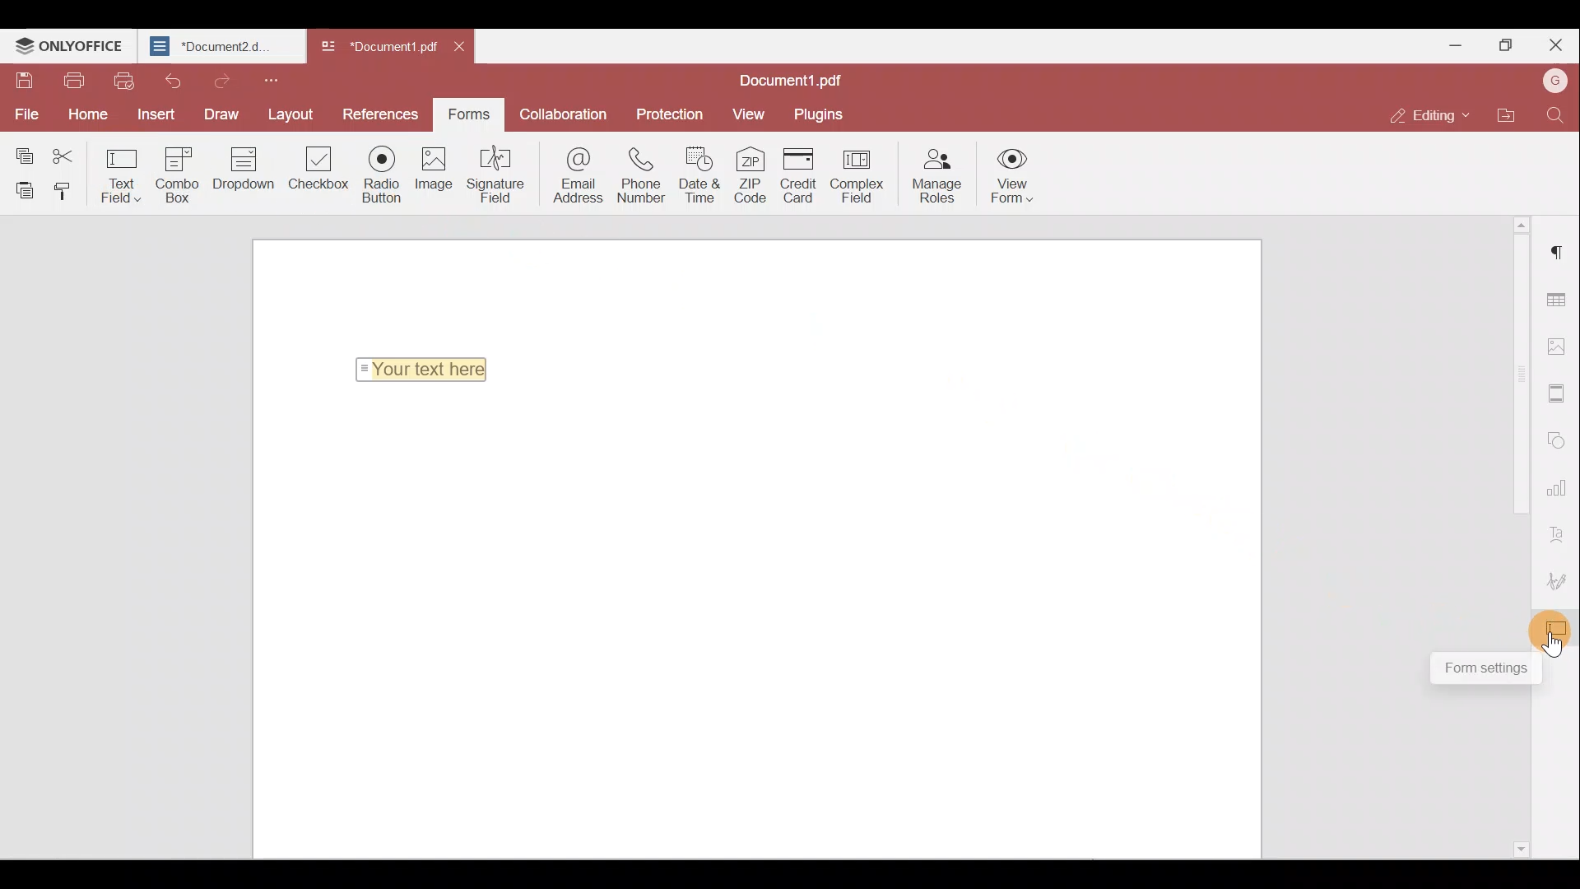 Image resolution: width=1580 pixels, height=889 pixels. What do you see at coordinates (675, 113) in the screenshot?
I see `Protection` at bounding box center [675, 113].